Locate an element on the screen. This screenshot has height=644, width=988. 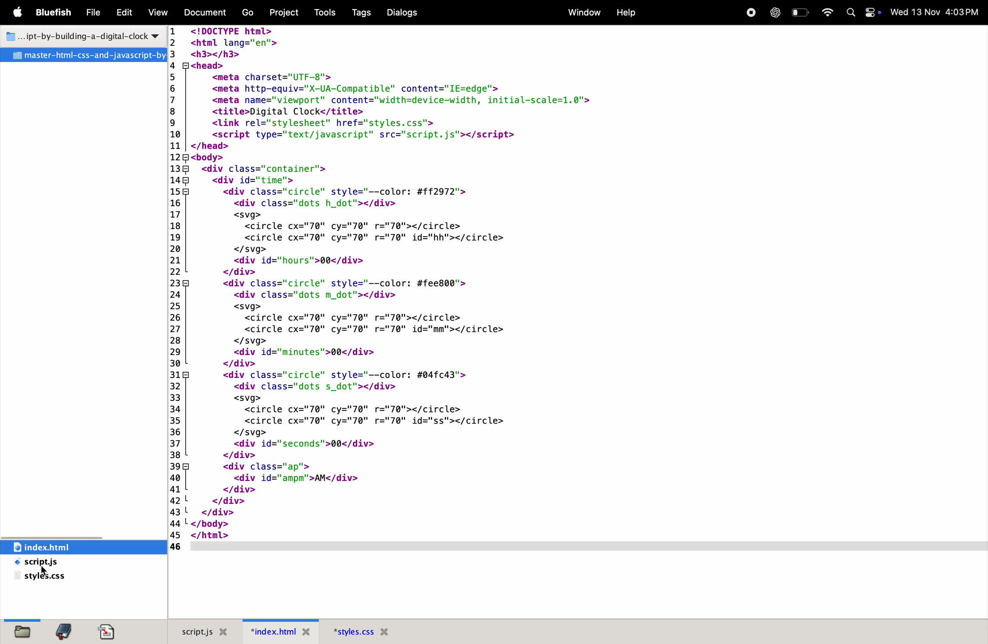
edit is located at coordinates (122, 14).